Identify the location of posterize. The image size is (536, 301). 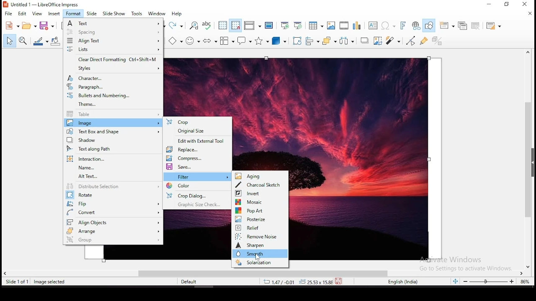
(260, 219).